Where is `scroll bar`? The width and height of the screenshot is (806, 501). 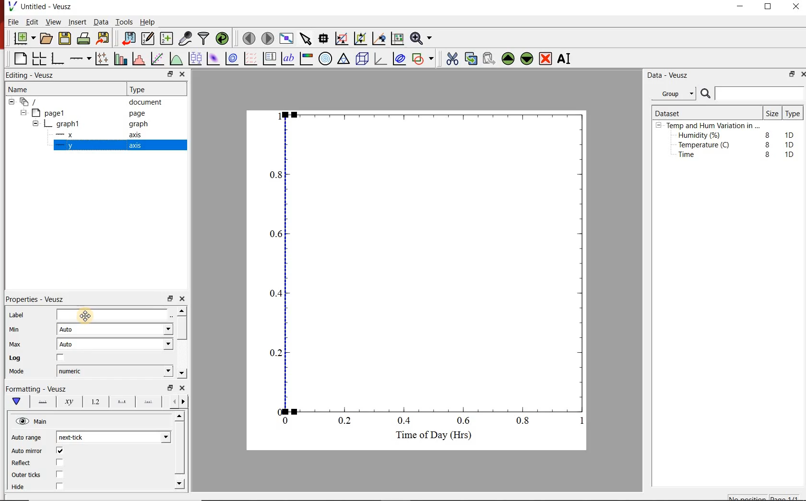 scroll bar is located at coordinates (183, 341).